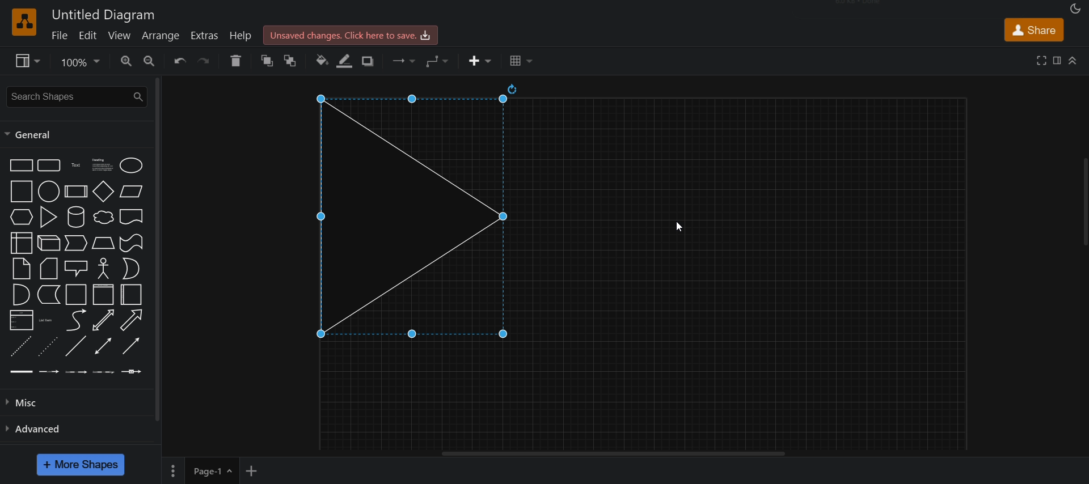 This screenshot has height=484, width=1089. What do you see at coordinates (158, 249) in the screenshot?
I see `vertical scroll bar` at bounding box center [158, 249].